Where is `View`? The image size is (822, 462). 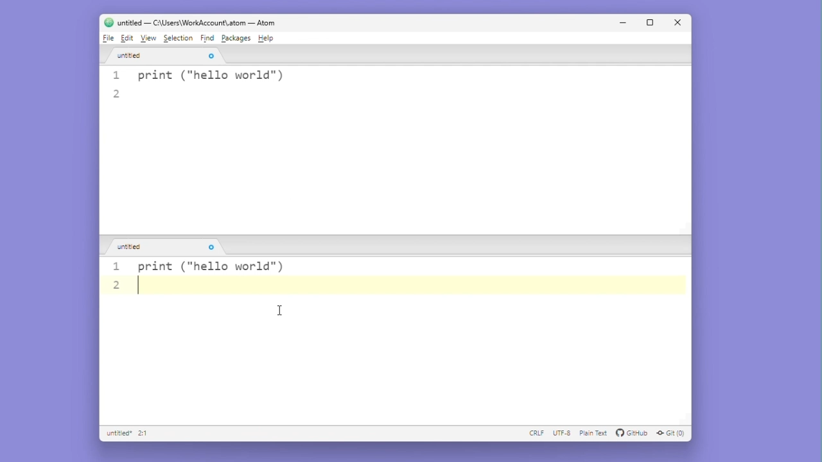
View is located at coordinates (150, 38).